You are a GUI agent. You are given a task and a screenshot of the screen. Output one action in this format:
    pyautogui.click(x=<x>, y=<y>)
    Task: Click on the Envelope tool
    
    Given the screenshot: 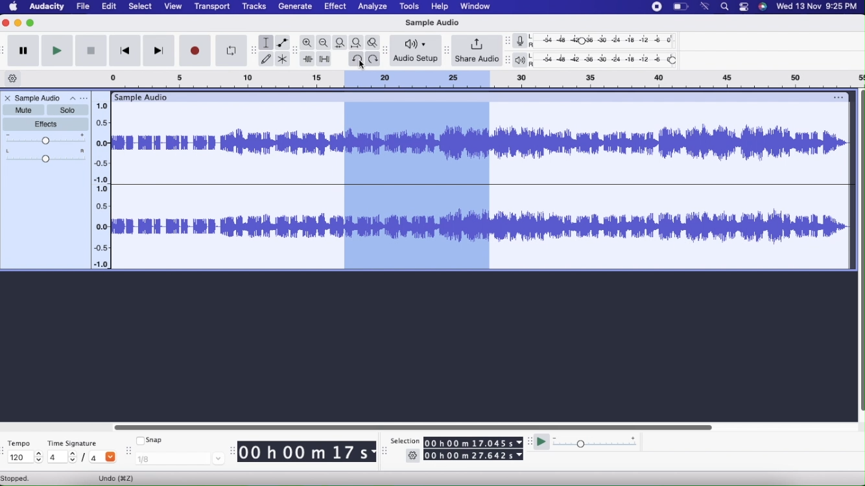 What is the action you would take?
    pyautogui.click(x=283, y=43)
    